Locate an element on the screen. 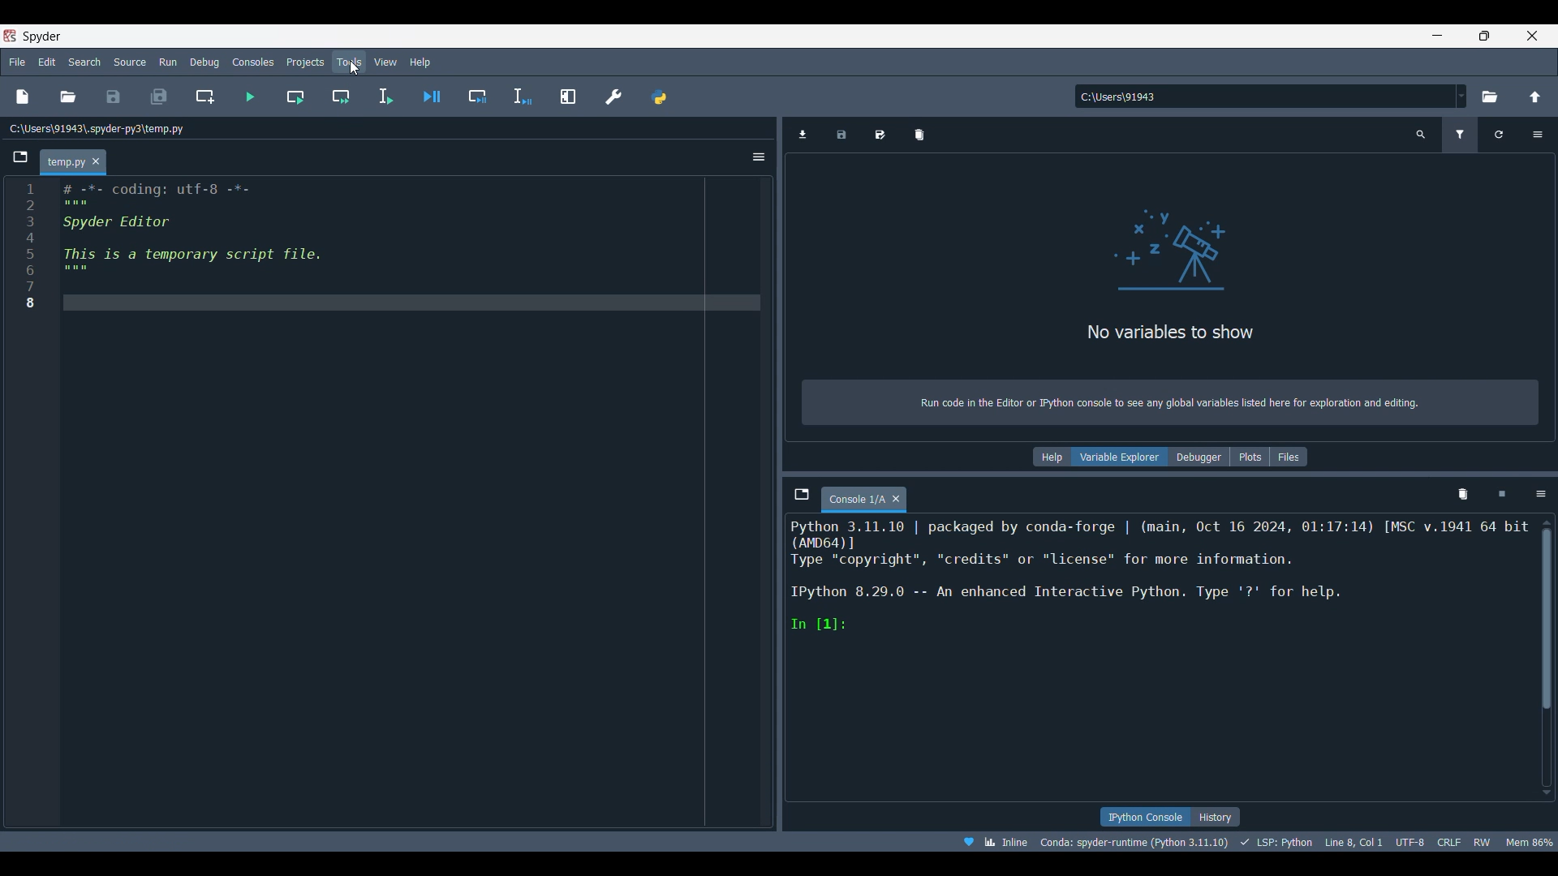 The image size is (1558, 876). Close tab is located at coordinates (96, 162).